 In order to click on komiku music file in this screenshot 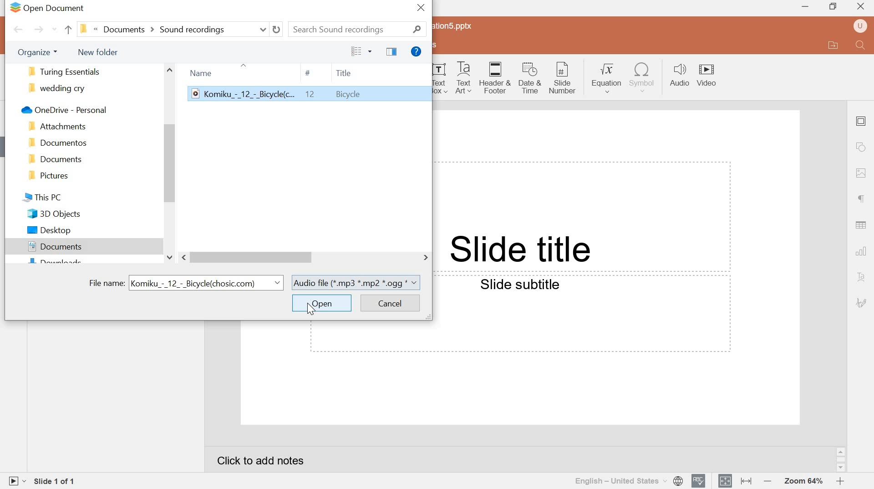, I will do `click(309, 94)`.